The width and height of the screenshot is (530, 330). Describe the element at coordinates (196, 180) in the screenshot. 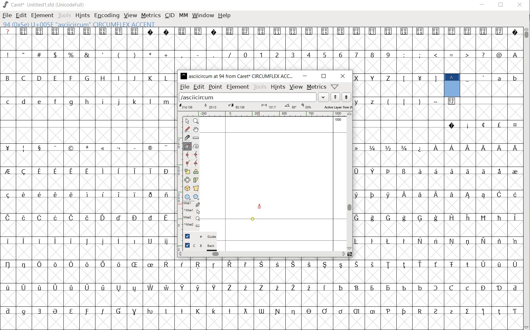

I see `skew the selection` at that location.